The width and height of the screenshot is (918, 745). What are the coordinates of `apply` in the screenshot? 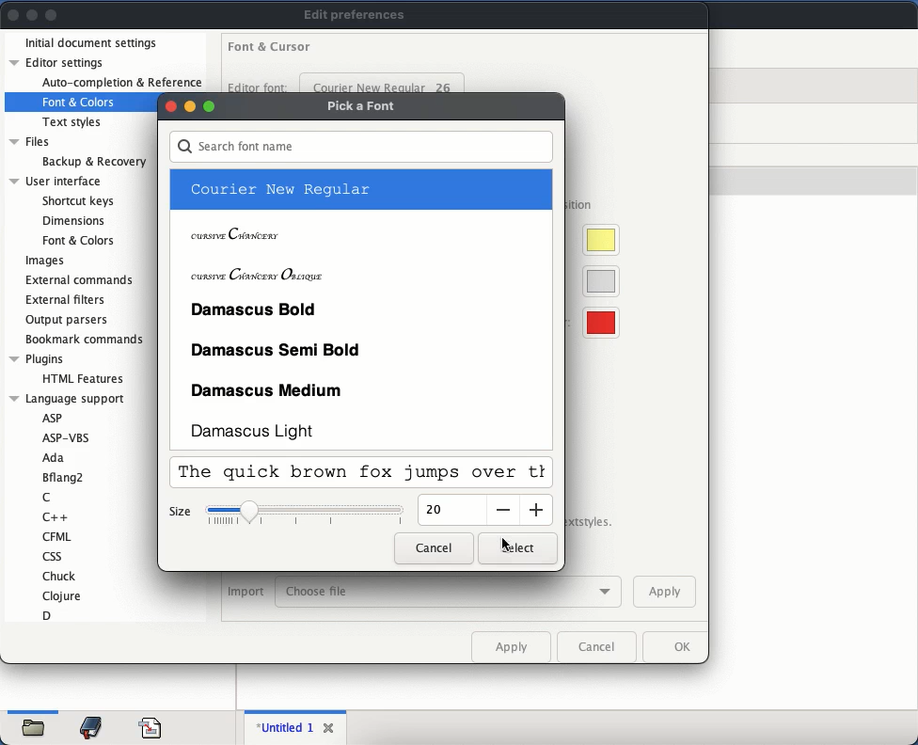 It's located at (513, 646).